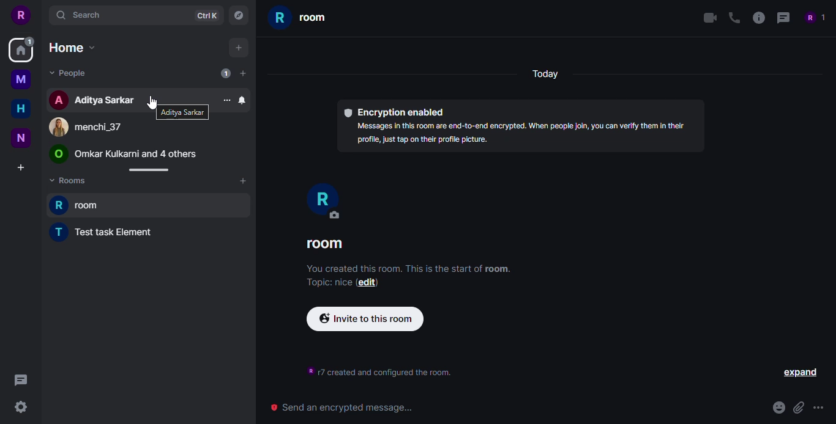 This screenshot has height=424, width=836. I want to click on new, so click(20, 138).